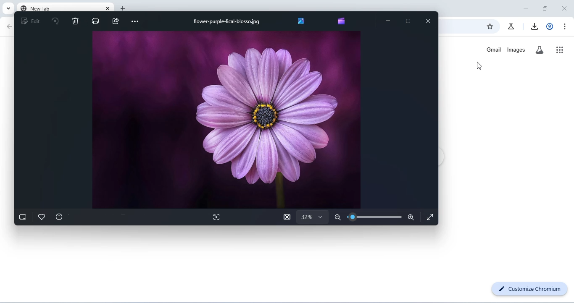 The height and width of the screenshot is (303, 574). What do you see at coordinates (494, 50) in the screenshot?
I see `gmail` at bounding box center [494, 50].